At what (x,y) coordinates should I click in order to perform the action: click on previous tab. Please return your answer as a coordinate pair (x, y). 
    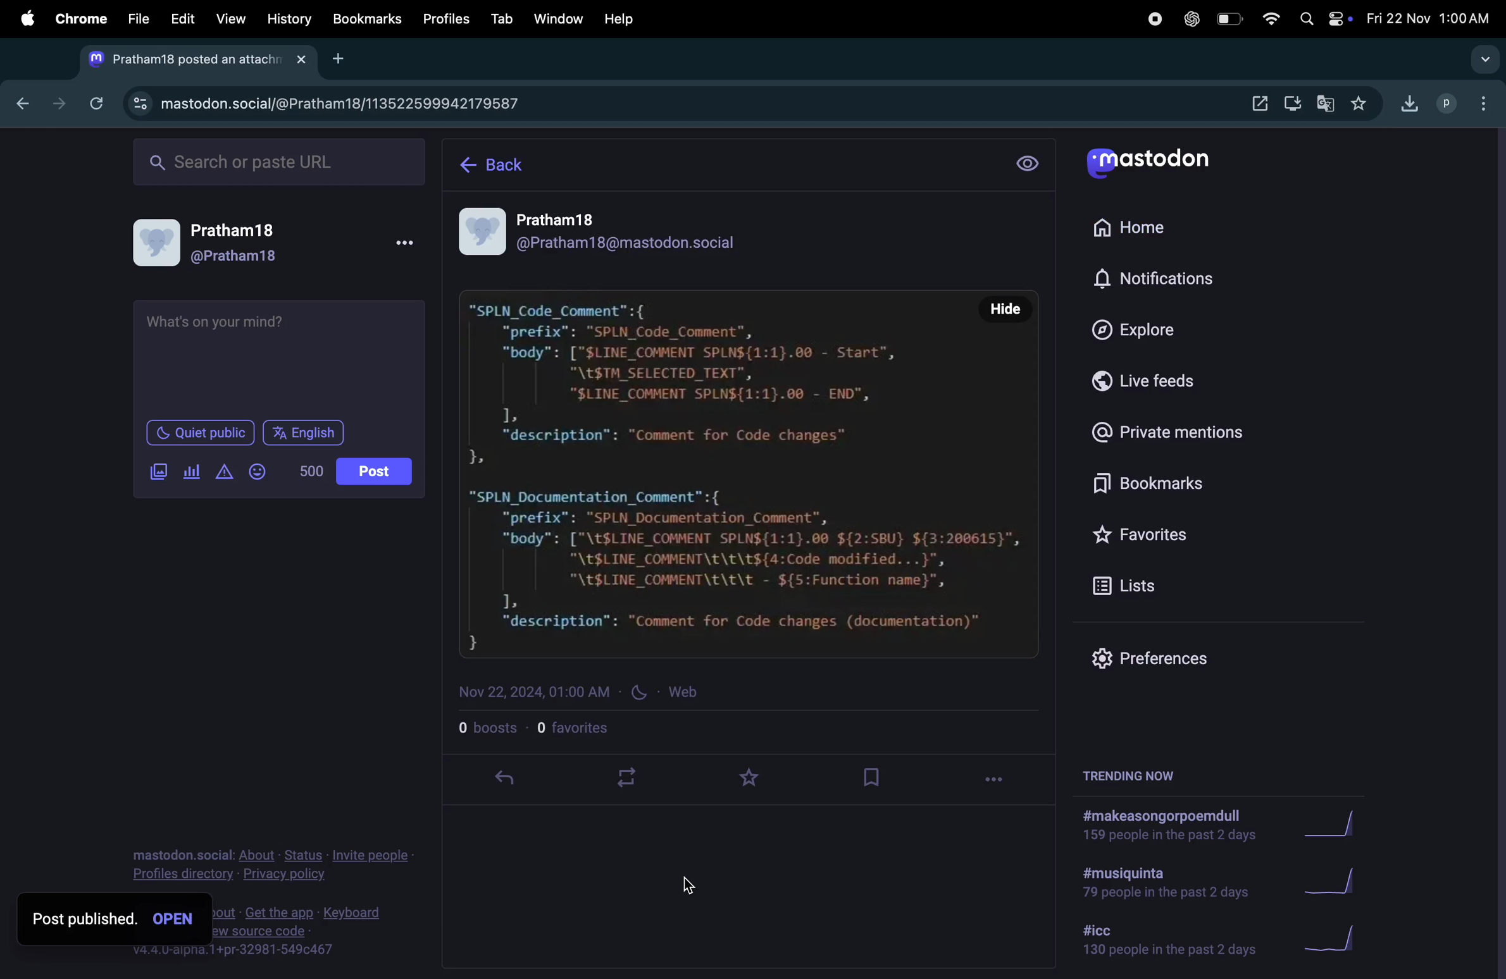
    Looking at the image, I should click on (24, 105).